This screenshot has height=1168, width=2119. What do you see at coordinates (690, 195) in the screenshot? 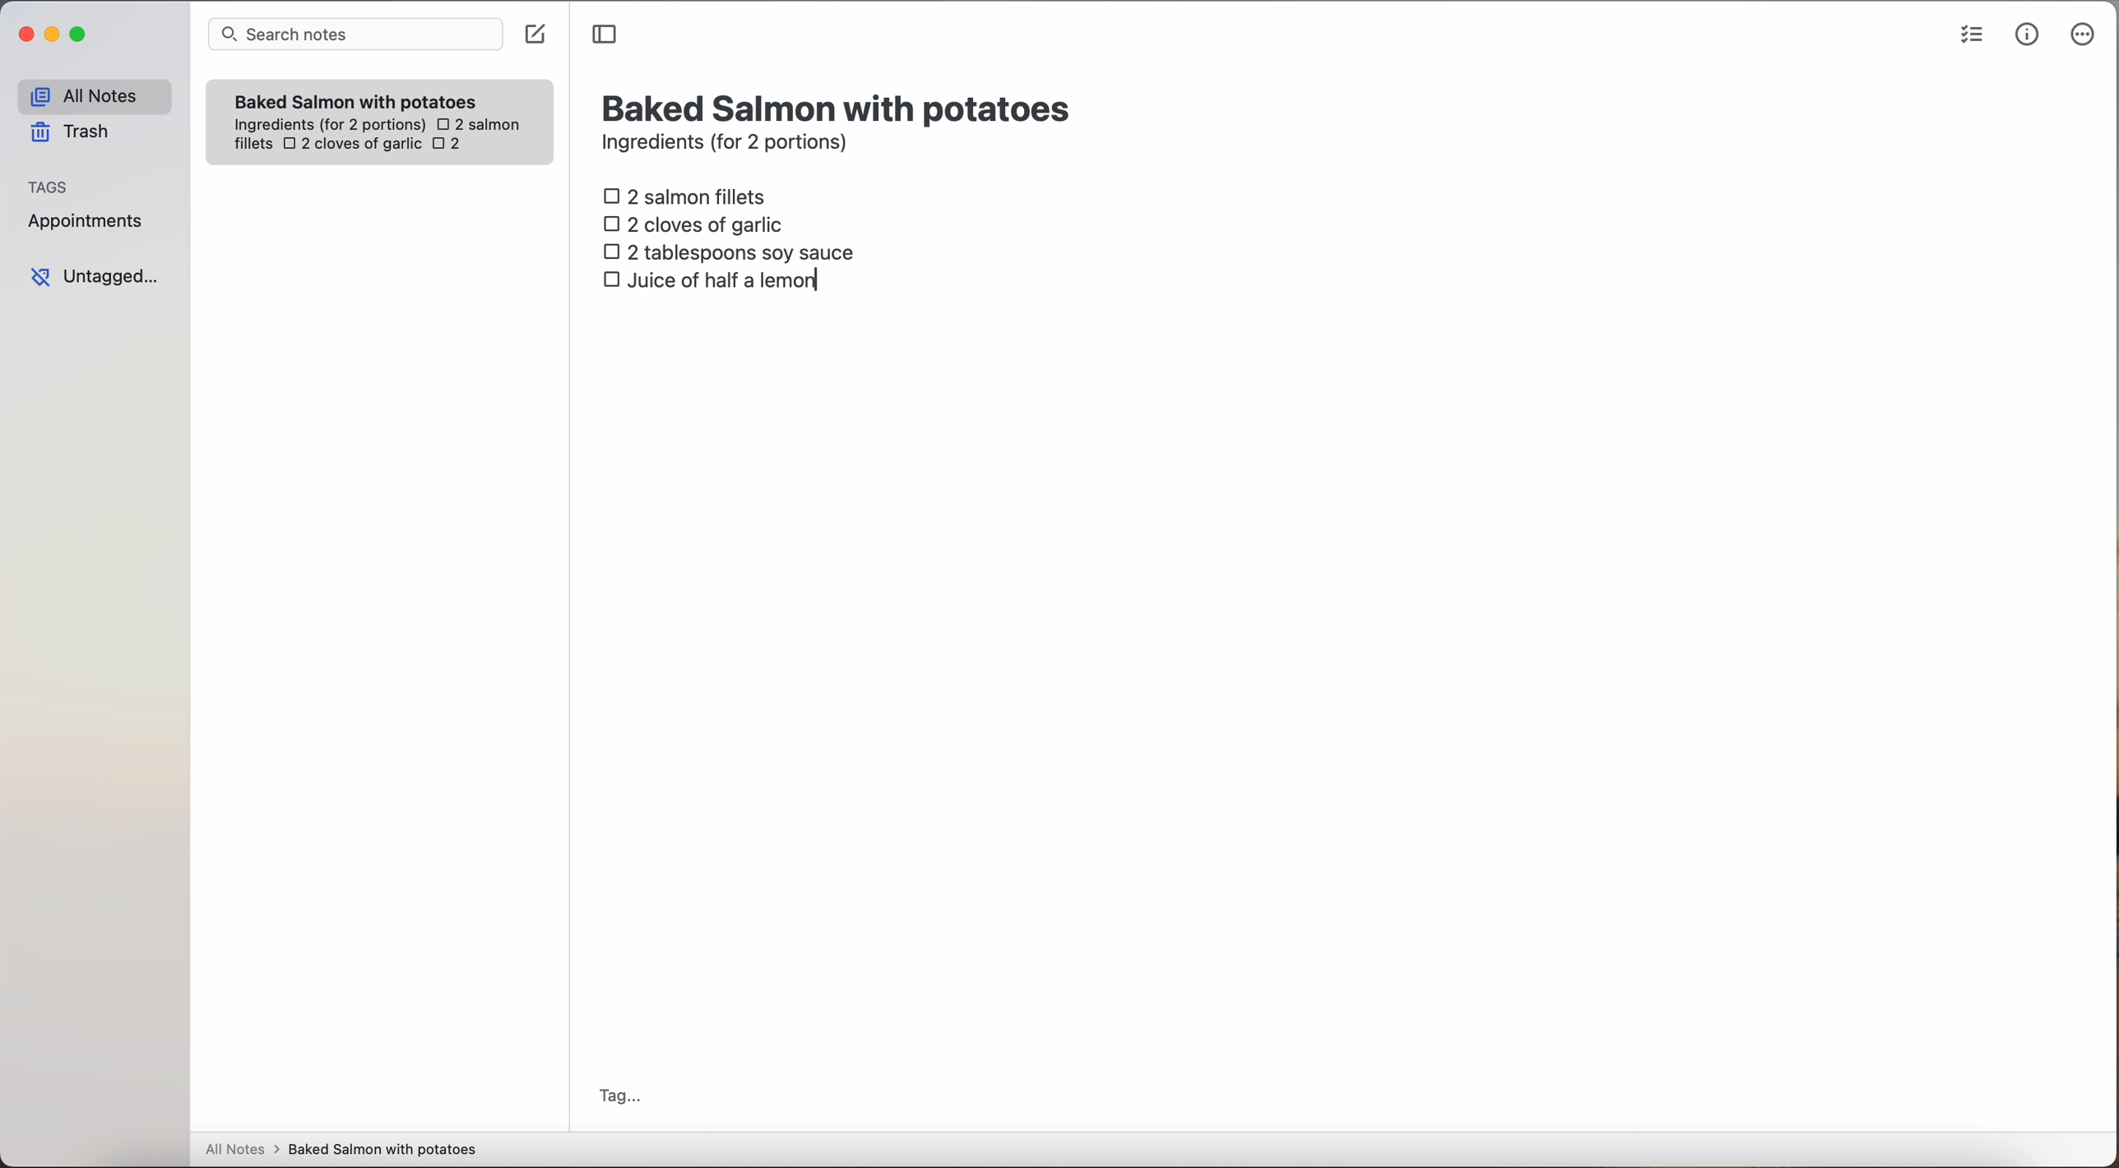
I see `2 salmon fillets` at bounding box center [690, 195].